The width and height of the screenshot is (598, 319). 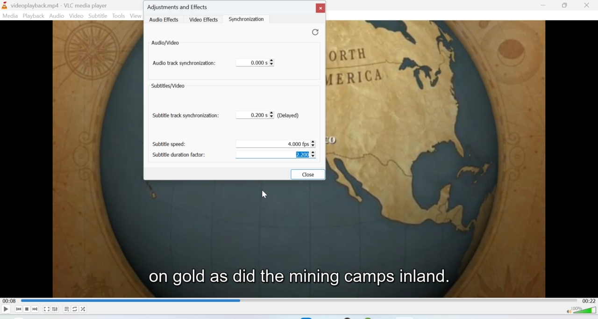 I want to click on Tools, so click(x=119, y=15).